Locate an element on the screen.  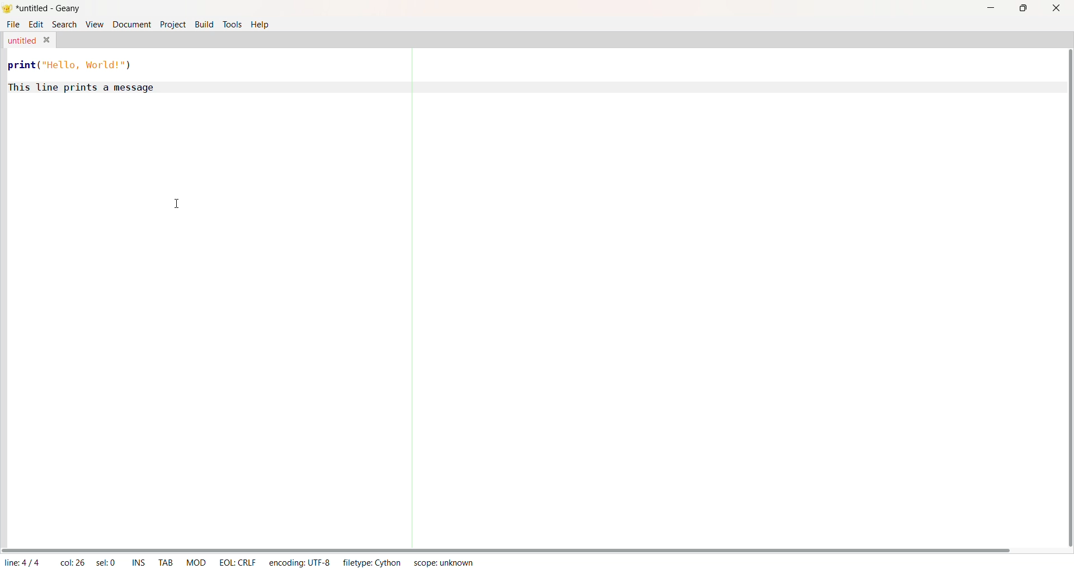
mod is located at coordinates (195, 562).